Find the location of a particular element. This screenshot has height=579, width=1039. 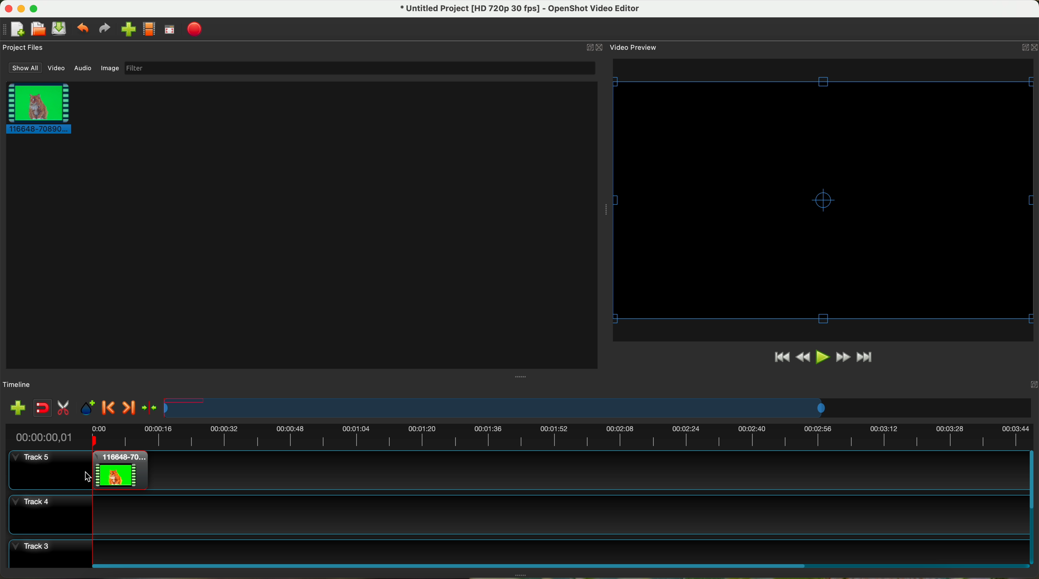

click on import file is located at coordinates (126, 26).